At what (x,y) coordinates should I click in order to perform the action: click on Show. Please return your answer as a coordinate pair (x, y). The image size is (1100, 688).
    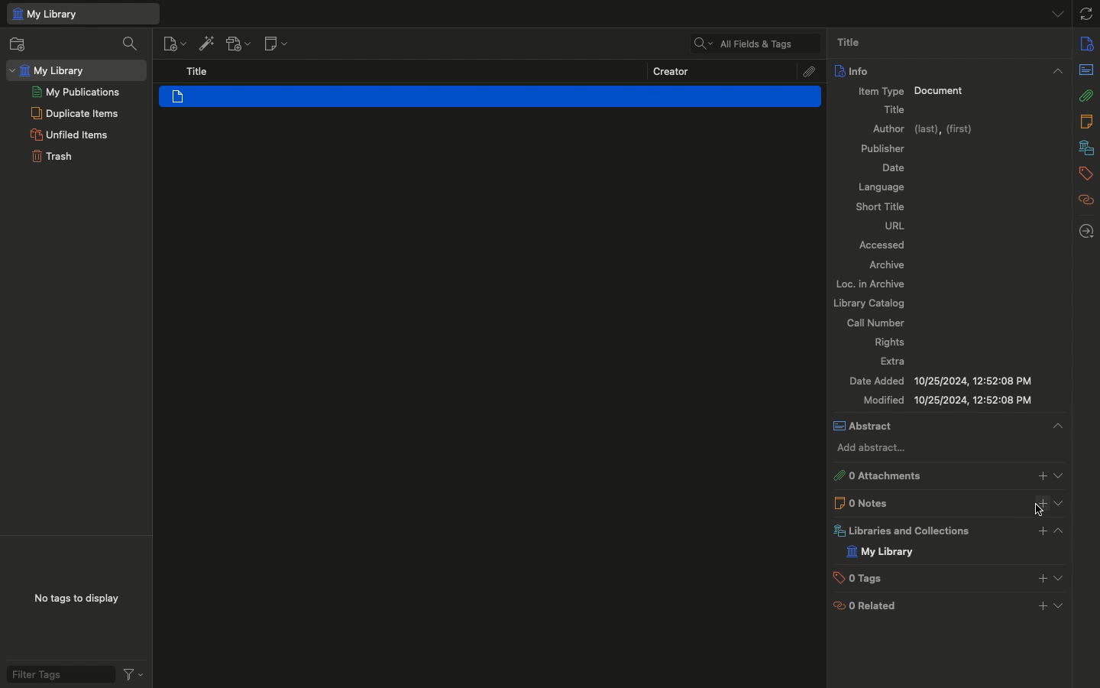
    Looking at the image, I should click on (1060, 576).